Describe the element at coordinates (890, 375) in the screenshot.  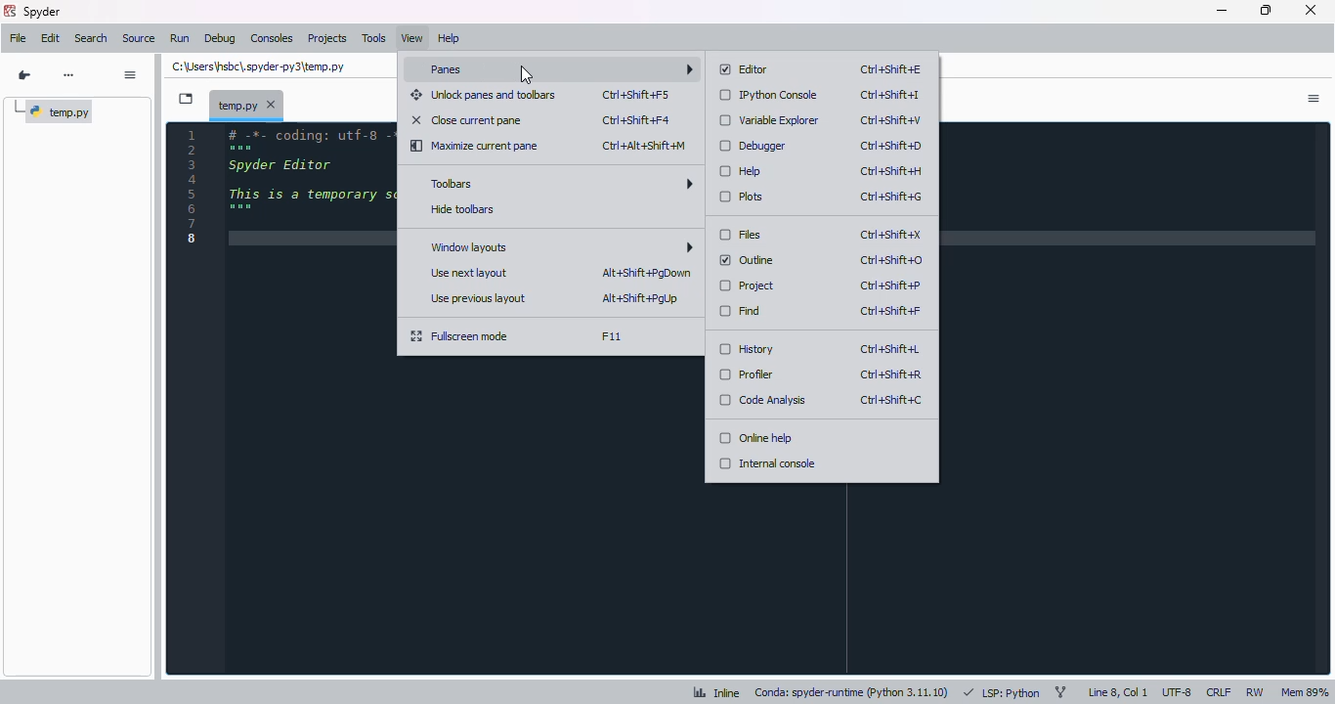
I see `shortcut for profiler` at that location.